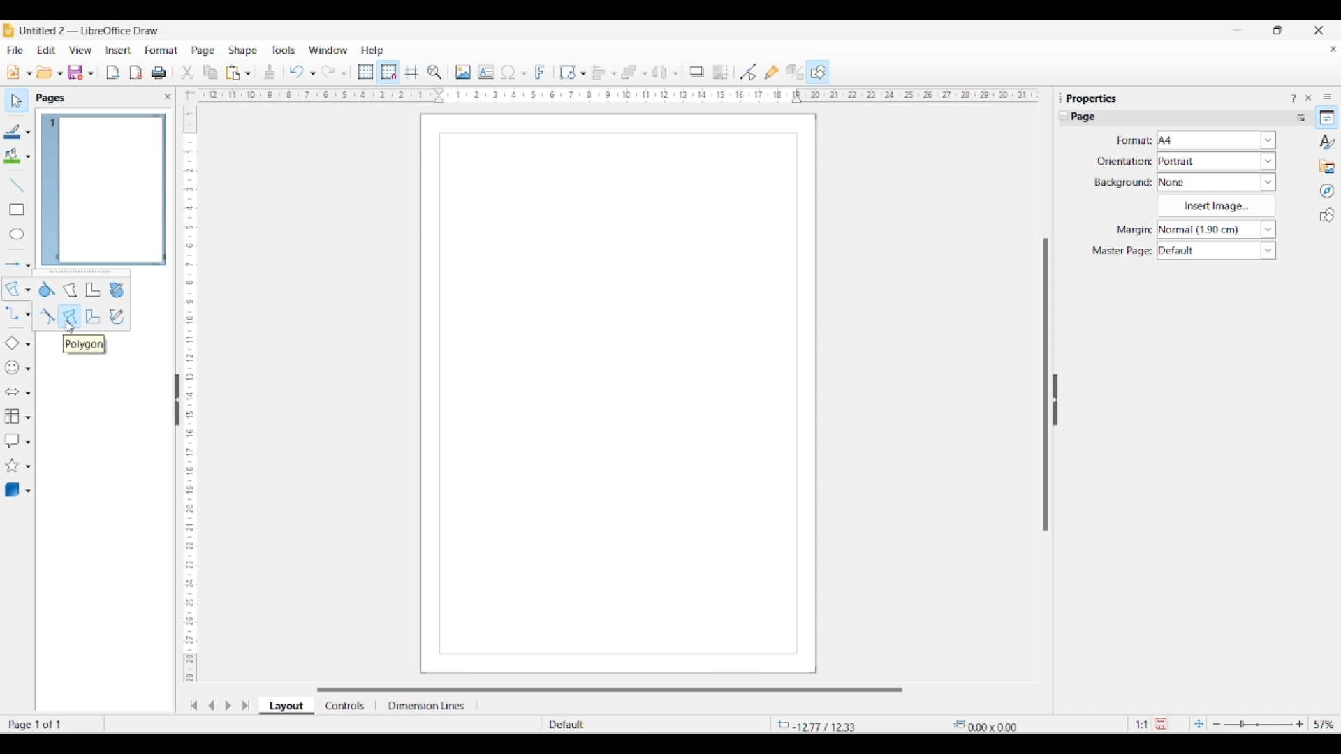 The width and height of the screenshot is (1341, 754). What do you see at coordinates (795, 73) in the screenshot?
I see `Toggle extrusion` at bounding box center [795, 73].